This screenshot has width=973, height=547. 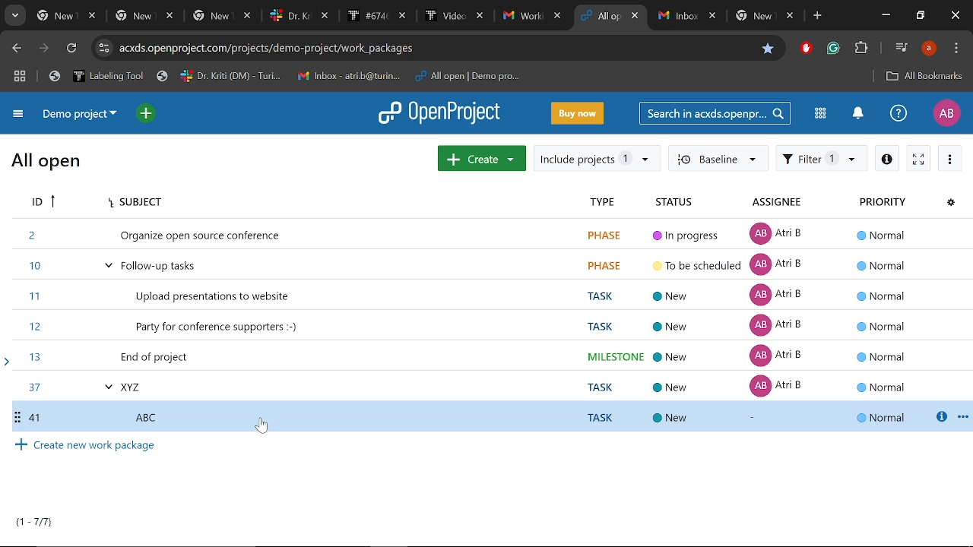 I want to click on Profile, so click(x=944, y=114).